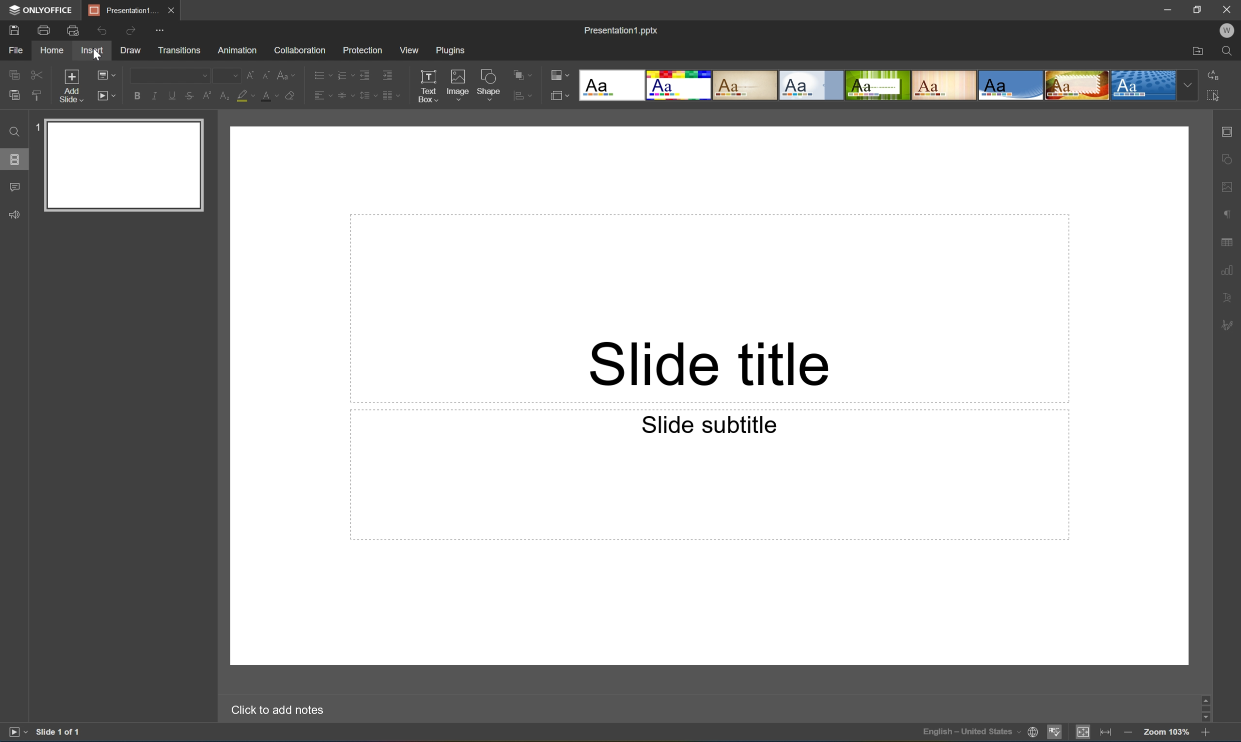 The height and width of the screenshot is (742, 1241). I want to click on Feedback & Support, so click(16, 215).